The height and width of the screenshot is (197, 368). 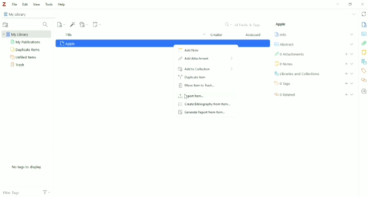 I want to click on Add to Collection, so click(x=206, y=69).